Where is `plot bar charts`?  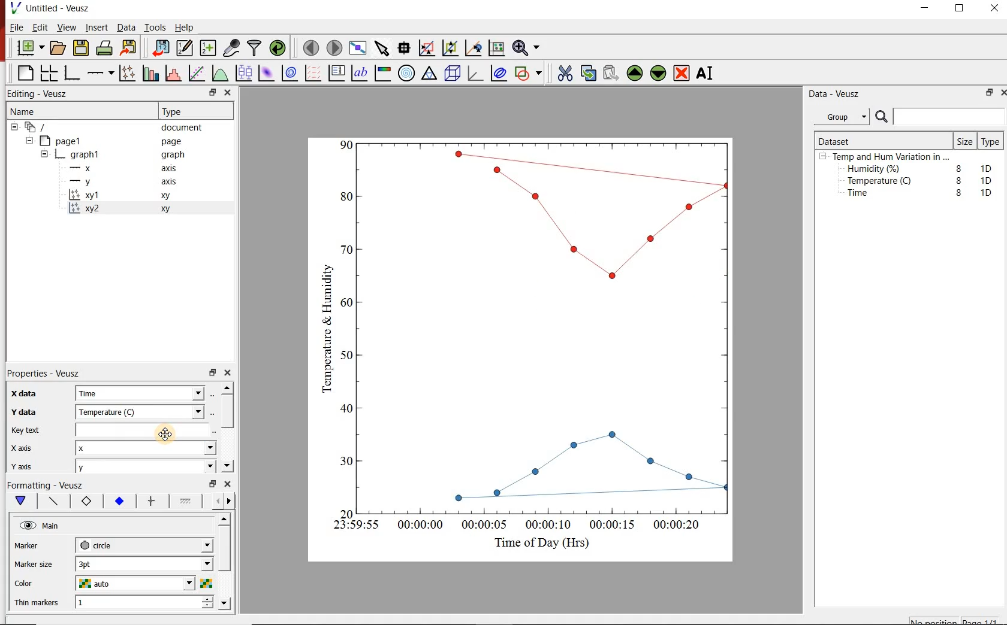 plot bar charts is located at coordinates (151, 71).